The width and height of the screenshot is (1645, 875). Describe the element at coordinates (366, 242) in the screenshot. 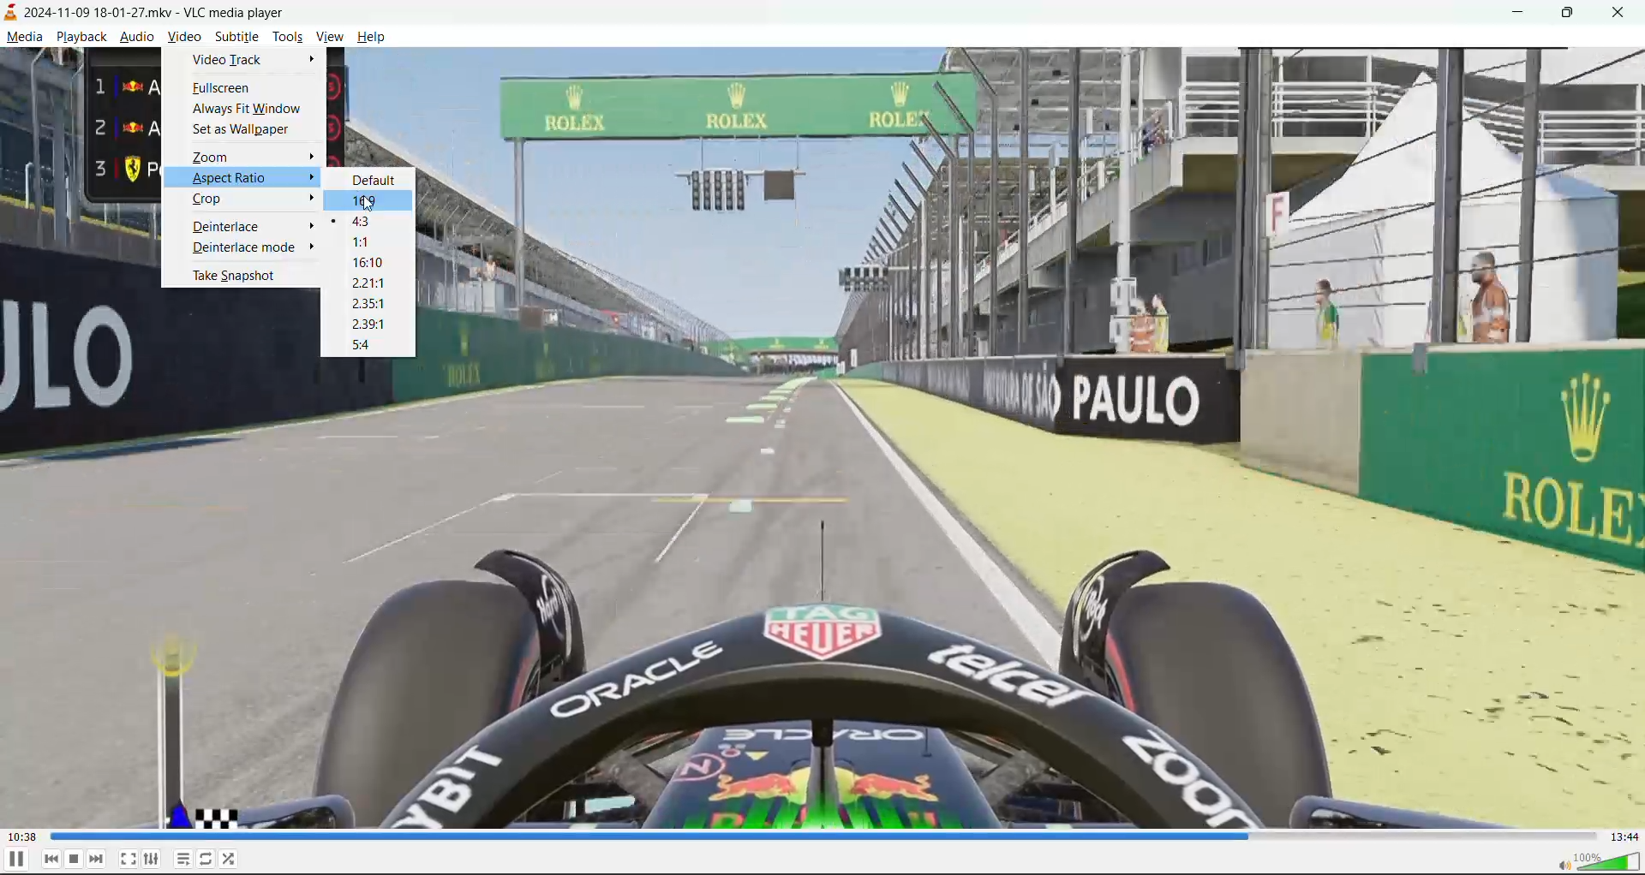

I see `1:1` at that location.